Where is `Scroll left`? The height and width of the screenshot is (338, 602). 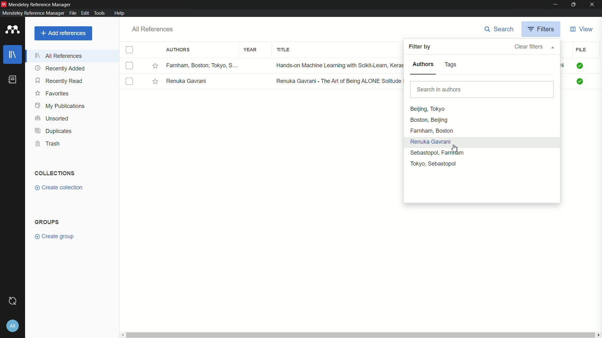 Scroll left is located at coordinates (122, 335).